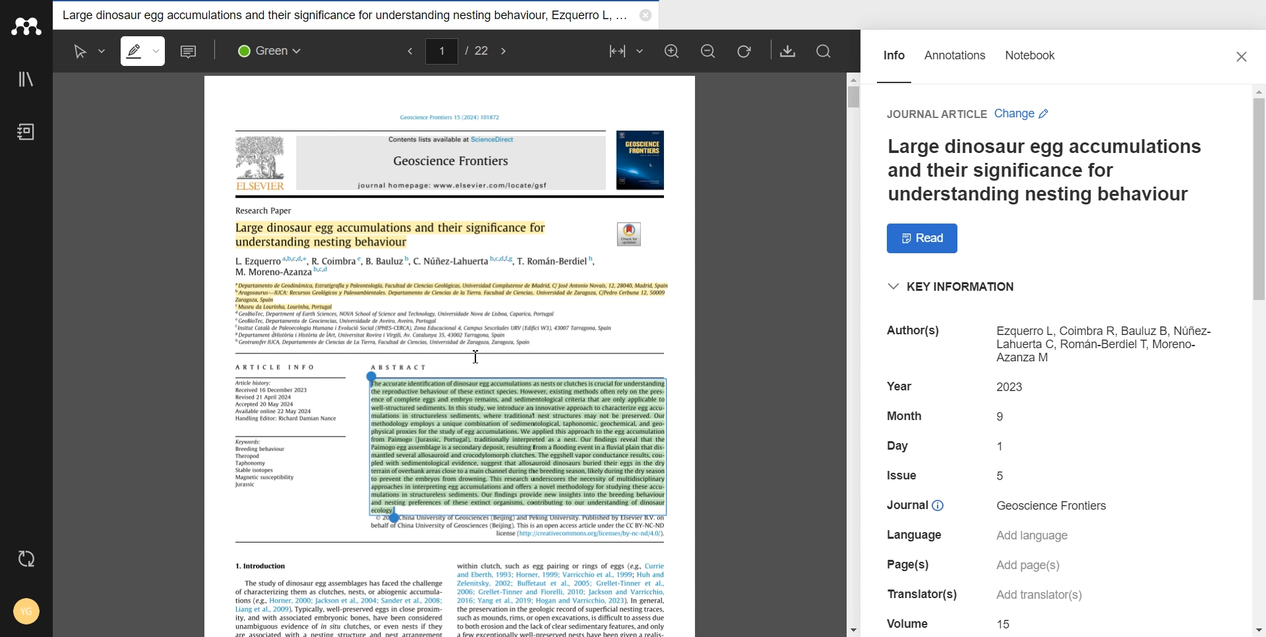 The height and width of the screenshot is (637, 1266). What do you see at coordinates (518, 443) in the screenshot?
I see `Highlighted Text` at bounding box center [518, 443].